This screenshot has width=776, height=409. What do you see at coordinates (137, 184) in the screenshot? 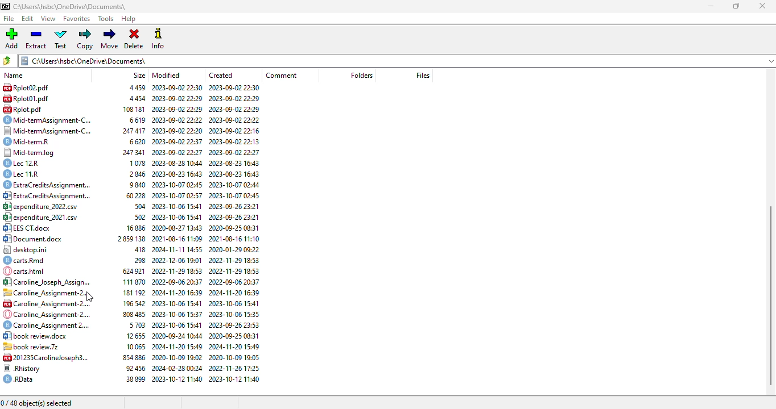
I see `9840` at bounding box center [137, 184].